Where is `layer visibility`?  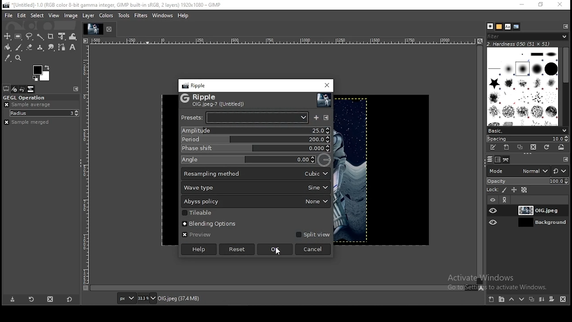
layer visibility is located at coordinates (492, 200).